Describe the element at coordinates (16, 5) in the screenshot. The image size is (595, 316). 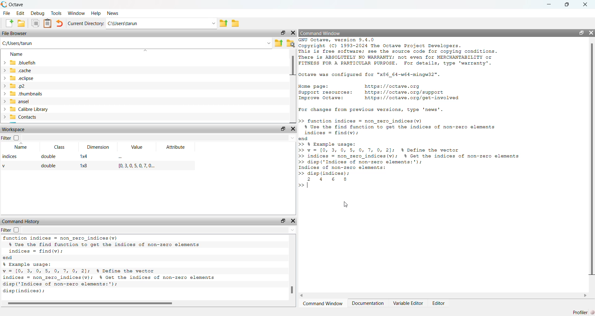
I see `Octave` at that location.